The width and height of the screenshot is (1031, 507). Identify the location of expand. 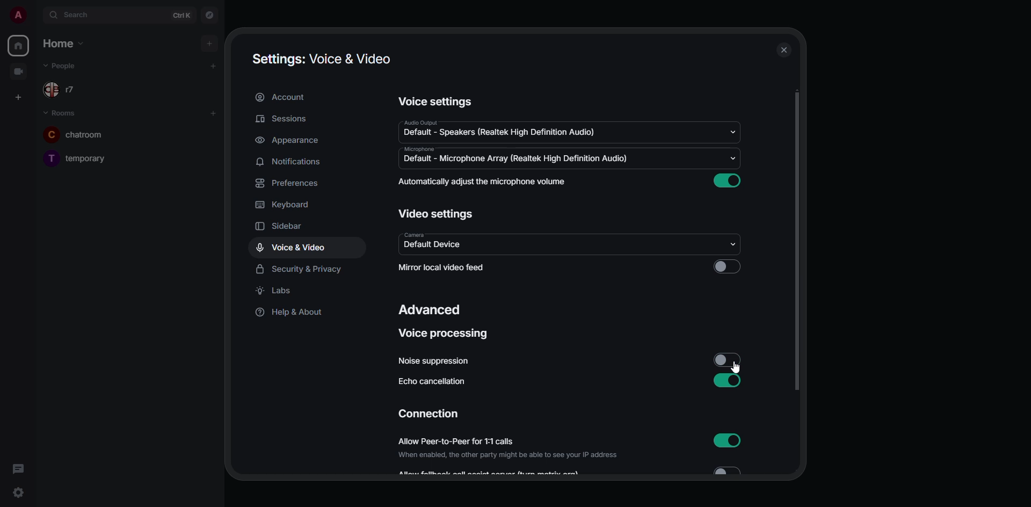
(39, 15).